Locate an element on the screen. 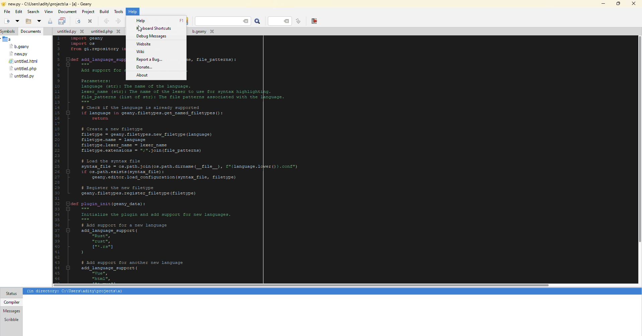 The image size is (642, 336). minimize is located at coordinates (602, 4).